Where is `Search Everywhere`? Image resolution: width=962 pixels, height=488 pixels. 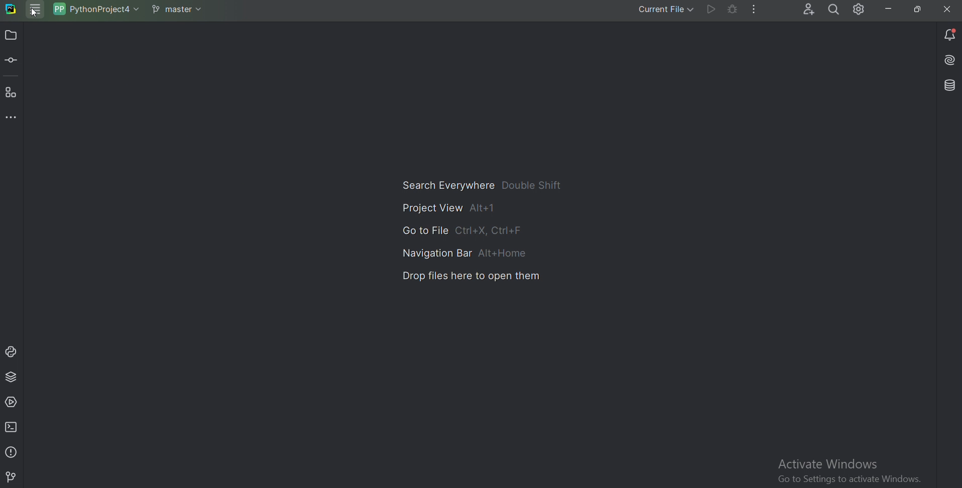 Search Everywhere is located at coordinates (477, 185).